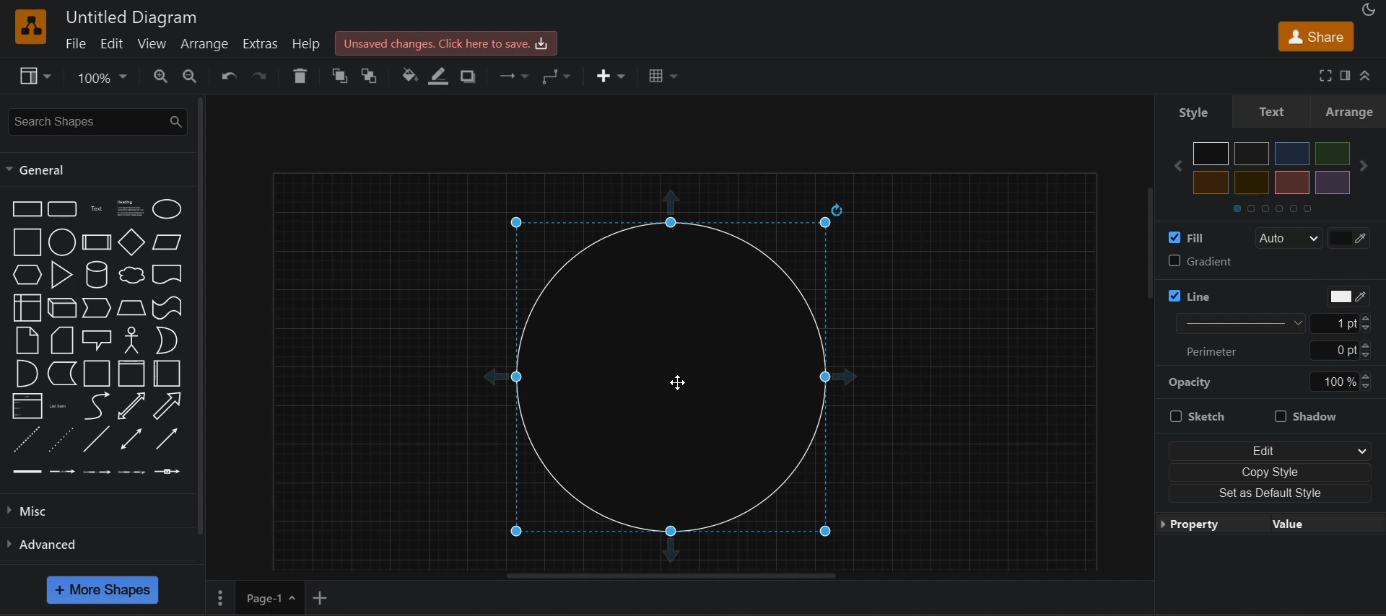  What do you see at coordinates (1273, 263) in the screenshot?
I see `gradient` at bounding box center [1273, 263].